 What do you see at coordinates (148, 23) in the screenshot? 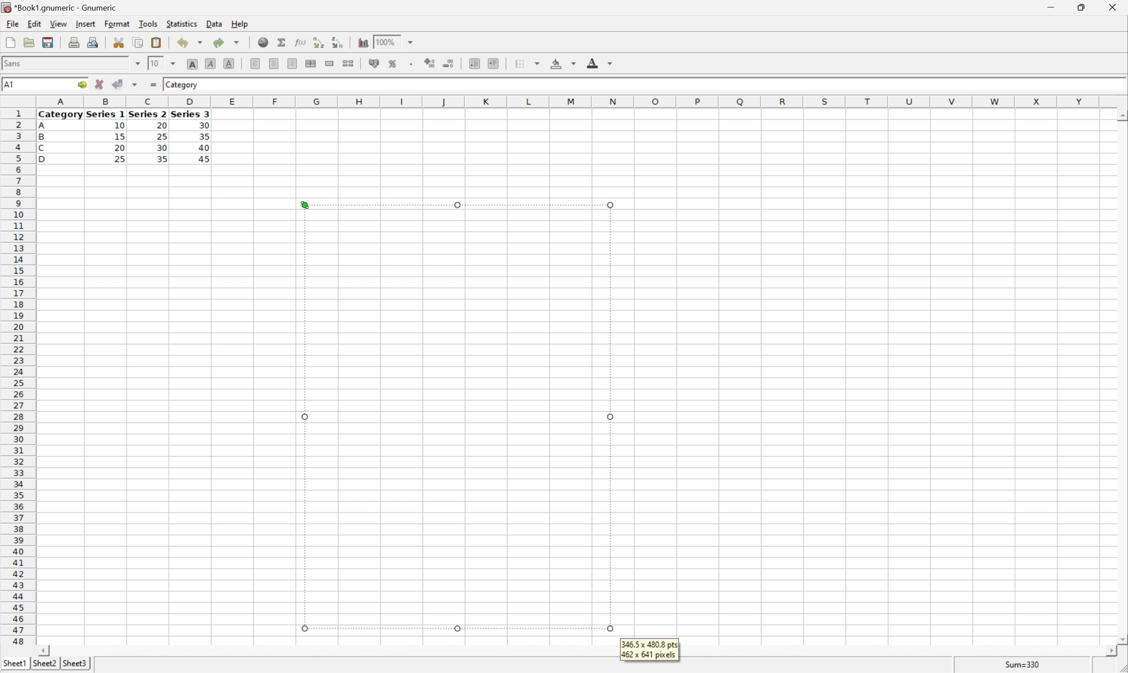
I see `Tools` at bounding box center [148, 23].